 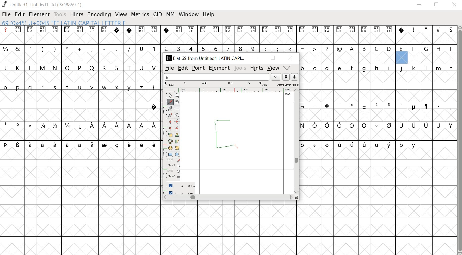 I want to click on measurements, so click(x=231, y=84).